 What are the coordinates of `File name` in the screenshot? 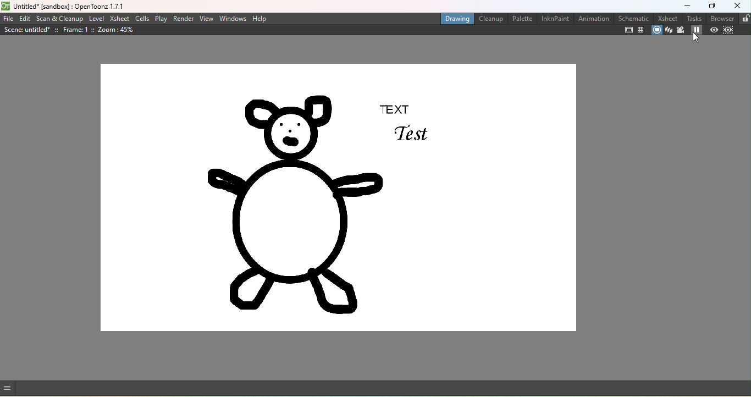 It's located at (63, 6).